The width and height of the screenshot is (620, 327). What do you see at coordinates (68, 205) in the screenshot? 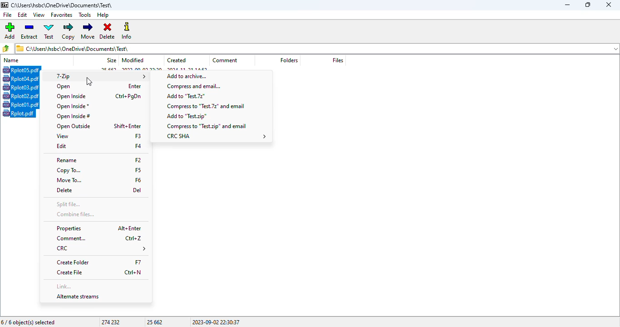
I see `split file` at bounding box center [68, 205].